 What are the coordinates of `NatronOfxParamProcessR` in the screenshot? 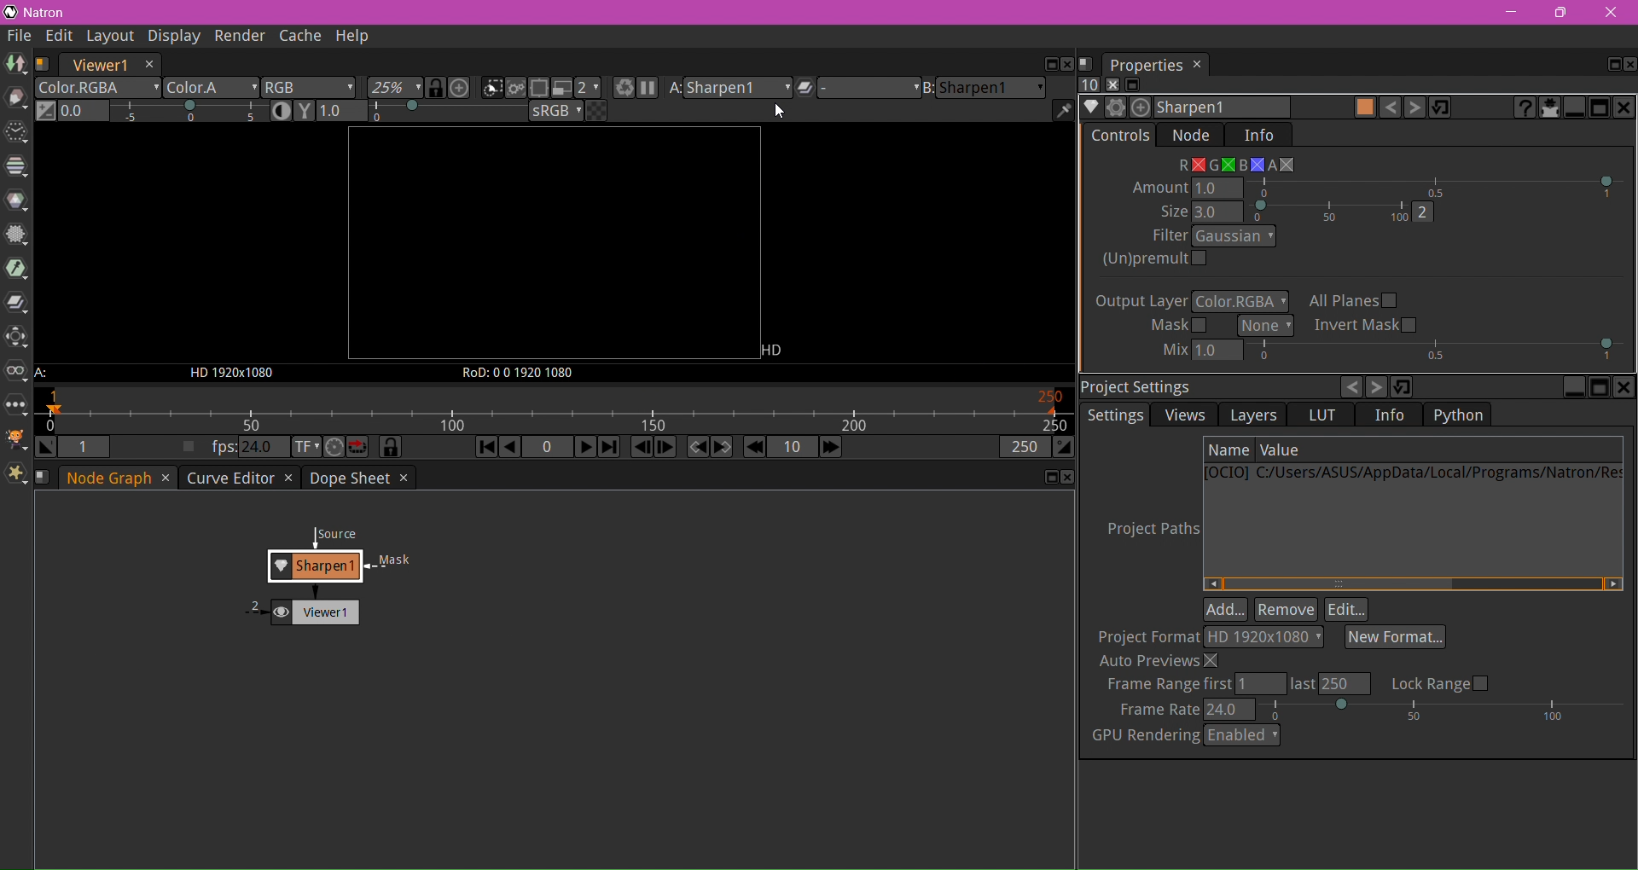 It's located at (1185, 165).